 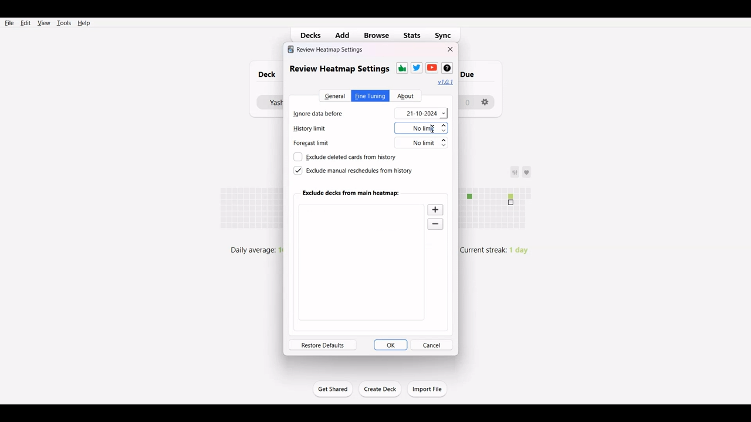 What do you see at coordinates (351, 193) in the screenshot?
I see `Exclude deck from main heatmap` at bounding box center [351, 193].